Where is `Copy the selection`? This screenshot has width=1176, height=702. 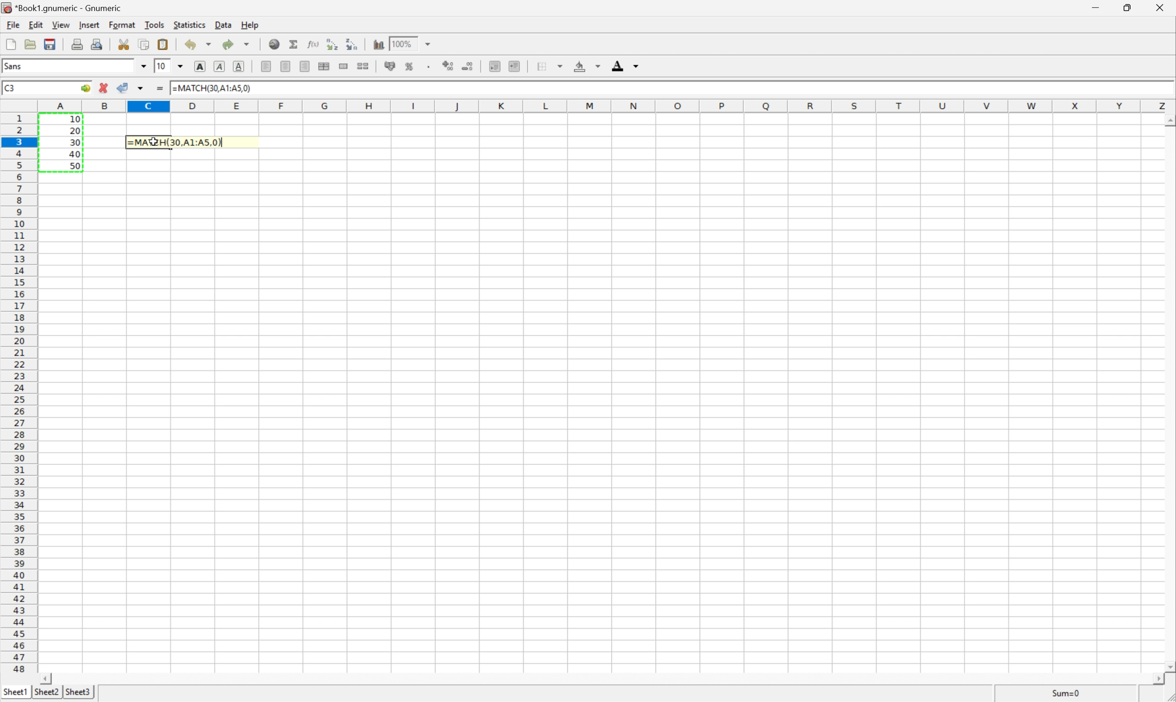 Copy the selection is located at coordinates (143, 45).